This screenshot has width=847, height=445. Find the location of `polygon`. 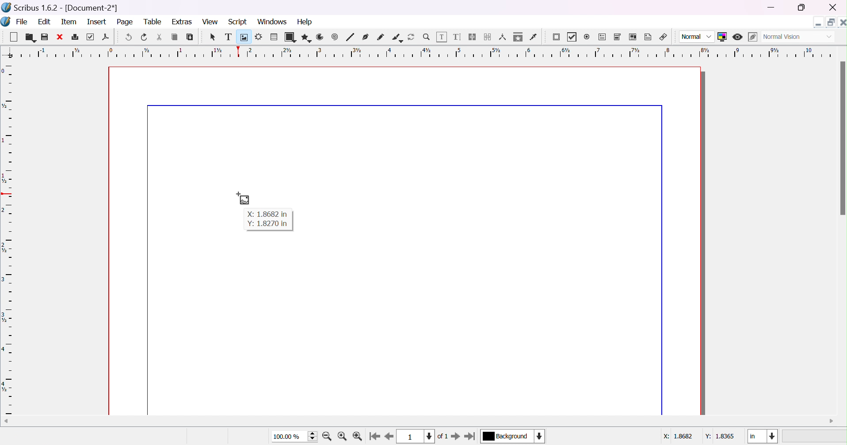

polygon is located at coordinates (305, 37).